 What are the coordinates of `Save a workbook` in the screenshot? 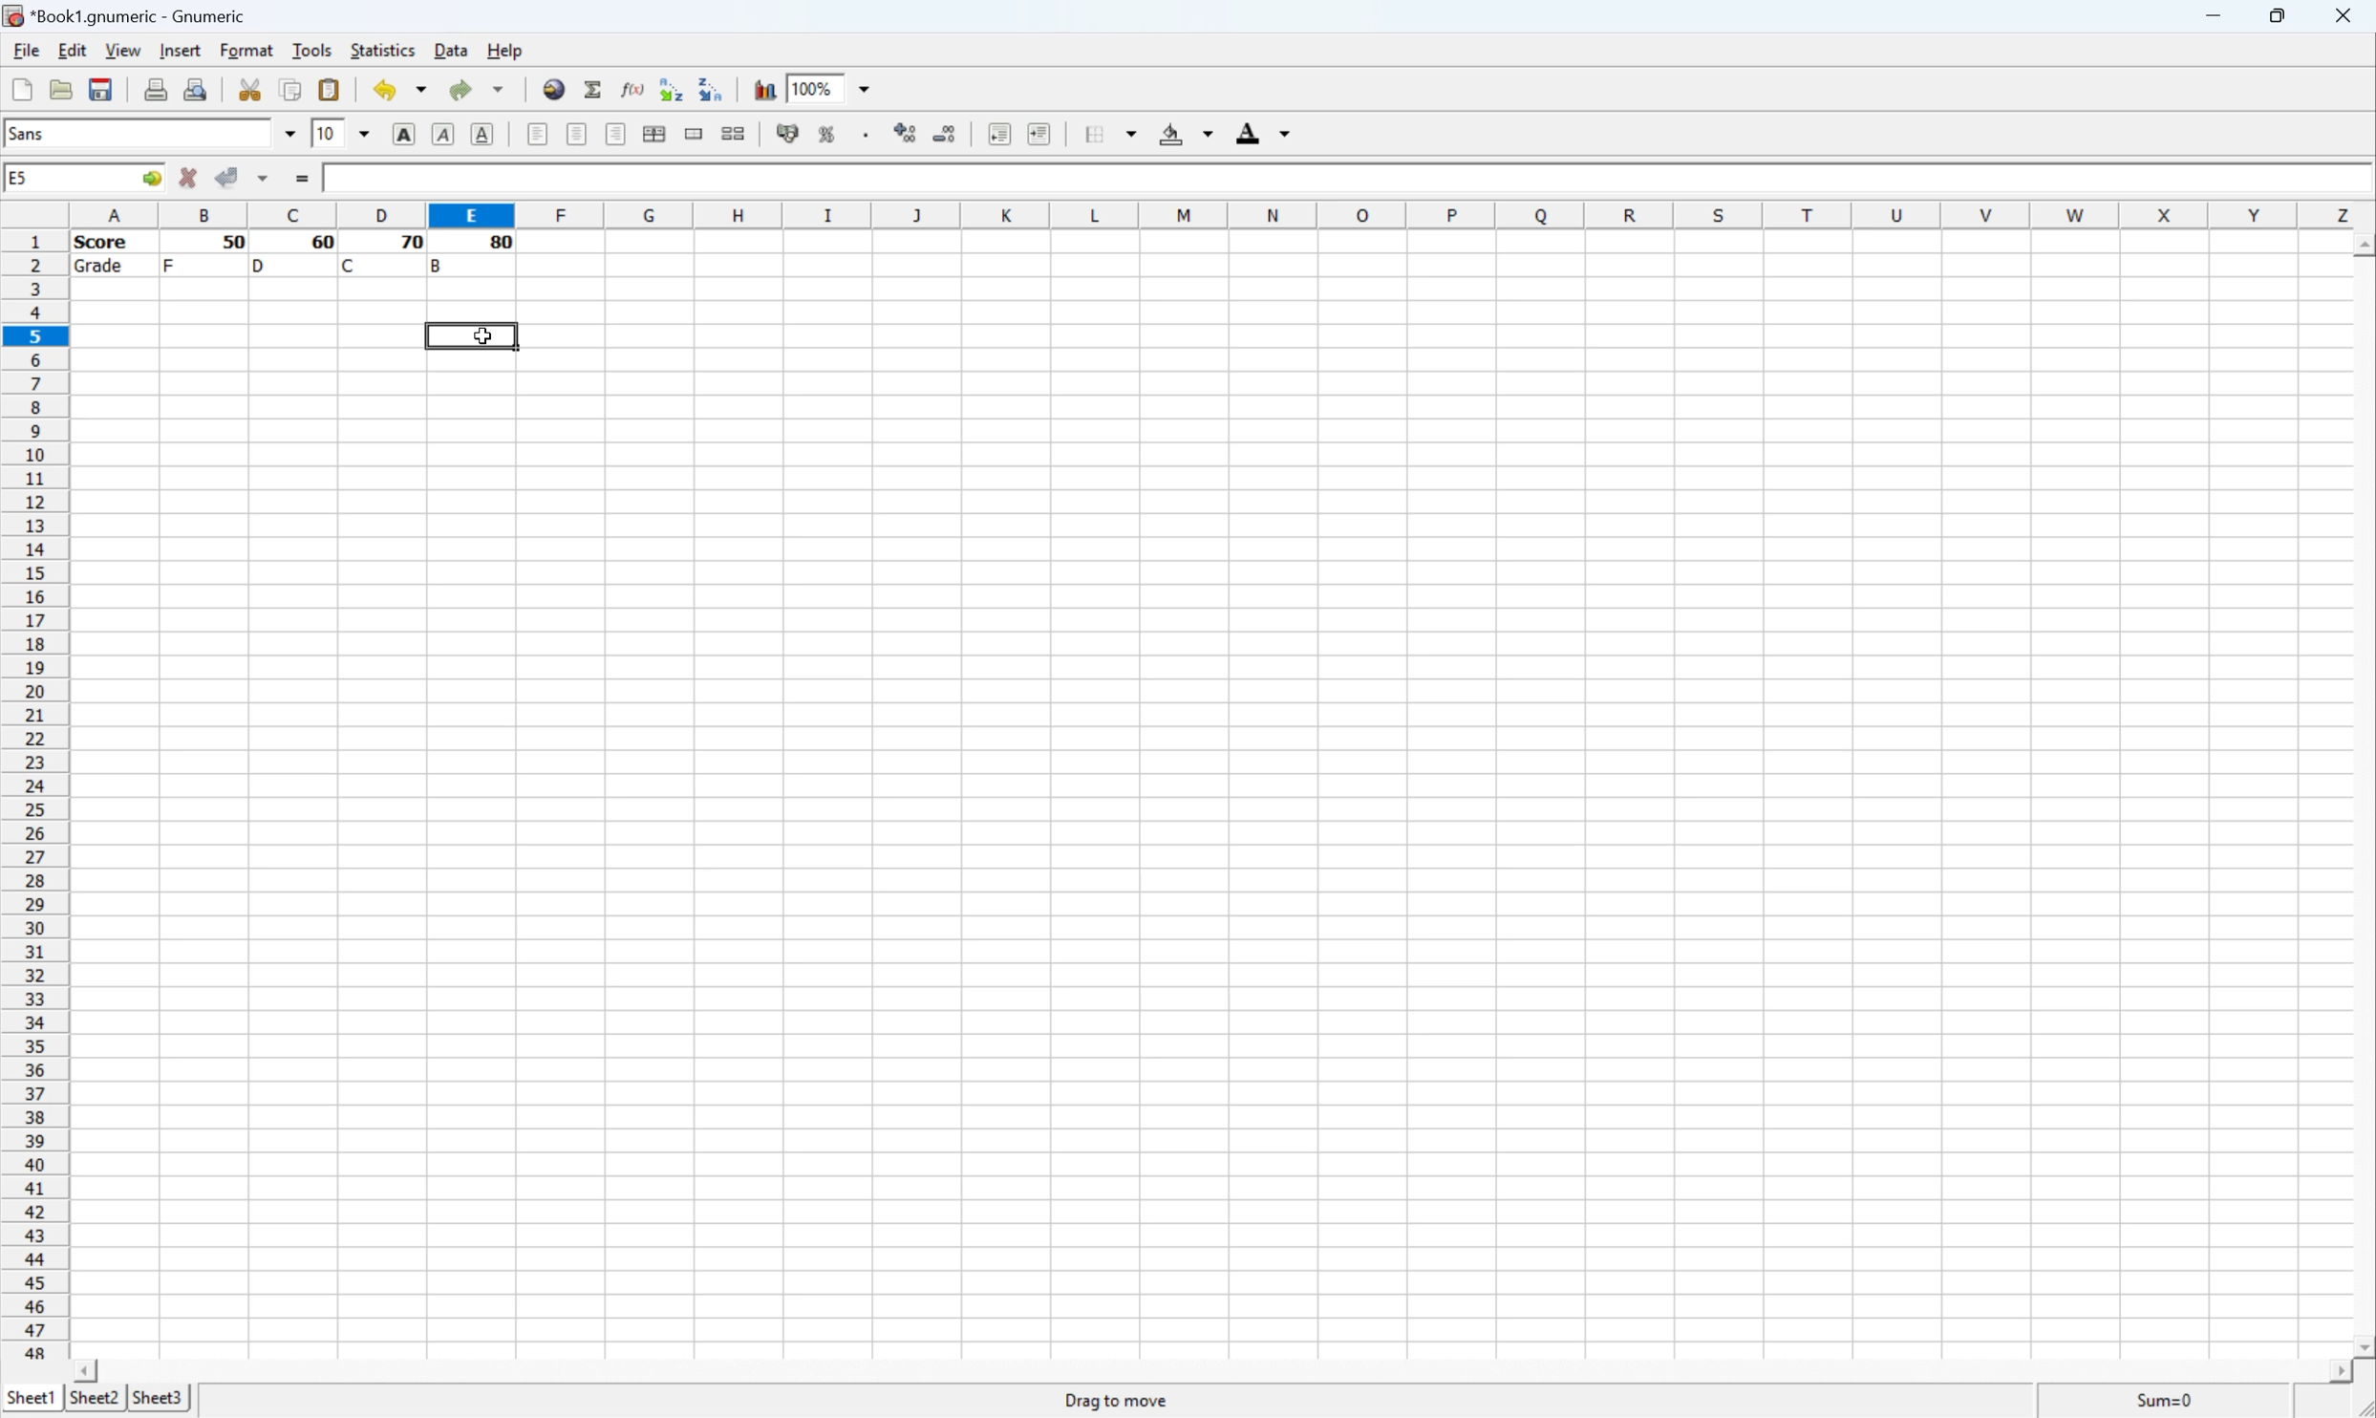 It's located at (104, 85).